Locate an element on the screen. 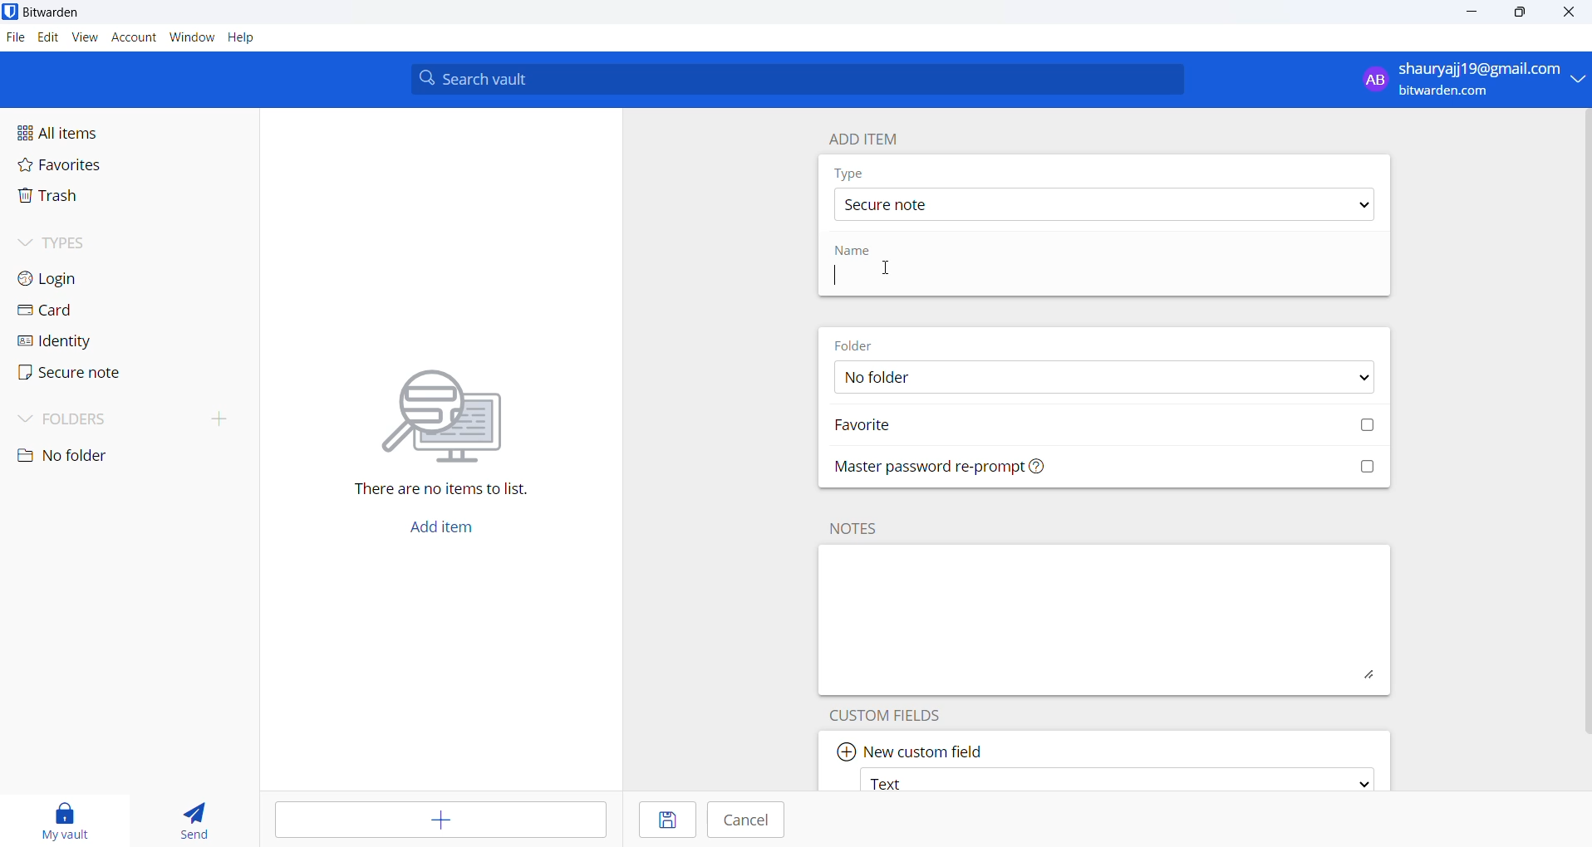 Image resolution: width=1592 pixels, height=847 pixels. add item is located at coordinates (451, 526).